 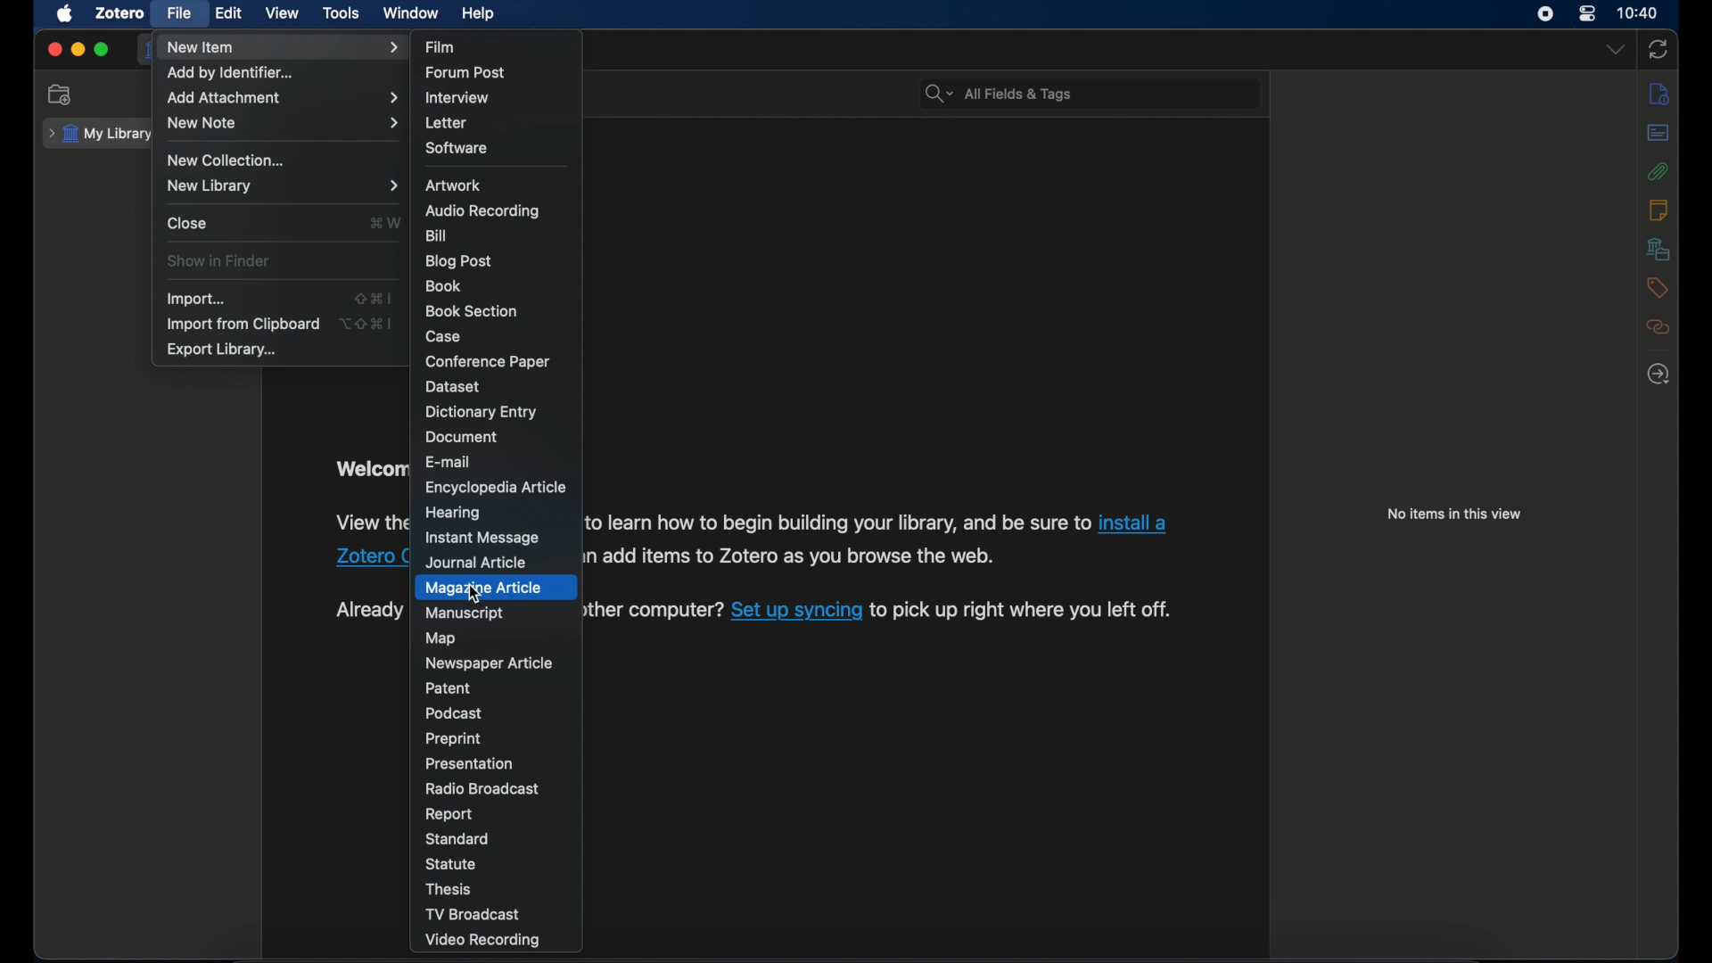 I want to click on thesis, so click(x=450, y=890).